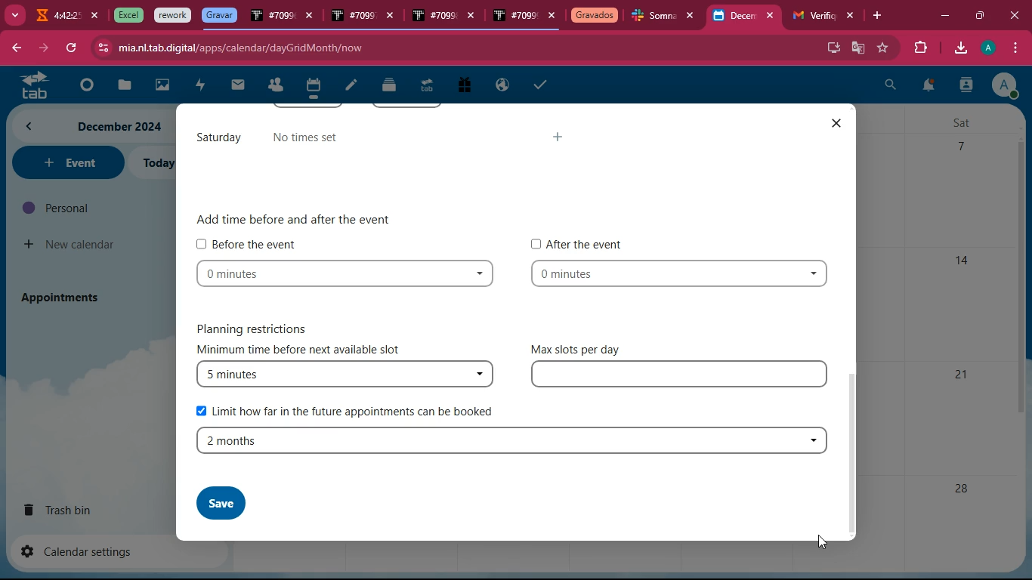 This screenshot has height=580, width=1032. I want to click on Planning restrictions, so click(254, 329).